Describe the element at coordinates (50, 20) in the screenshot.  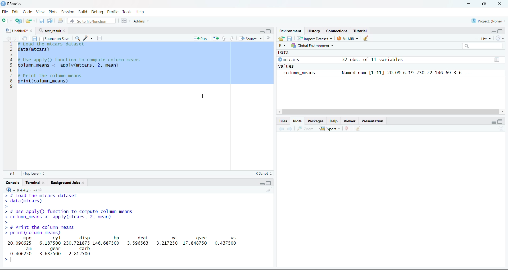
I see `Save current document (Ctrl + S)` at that location.